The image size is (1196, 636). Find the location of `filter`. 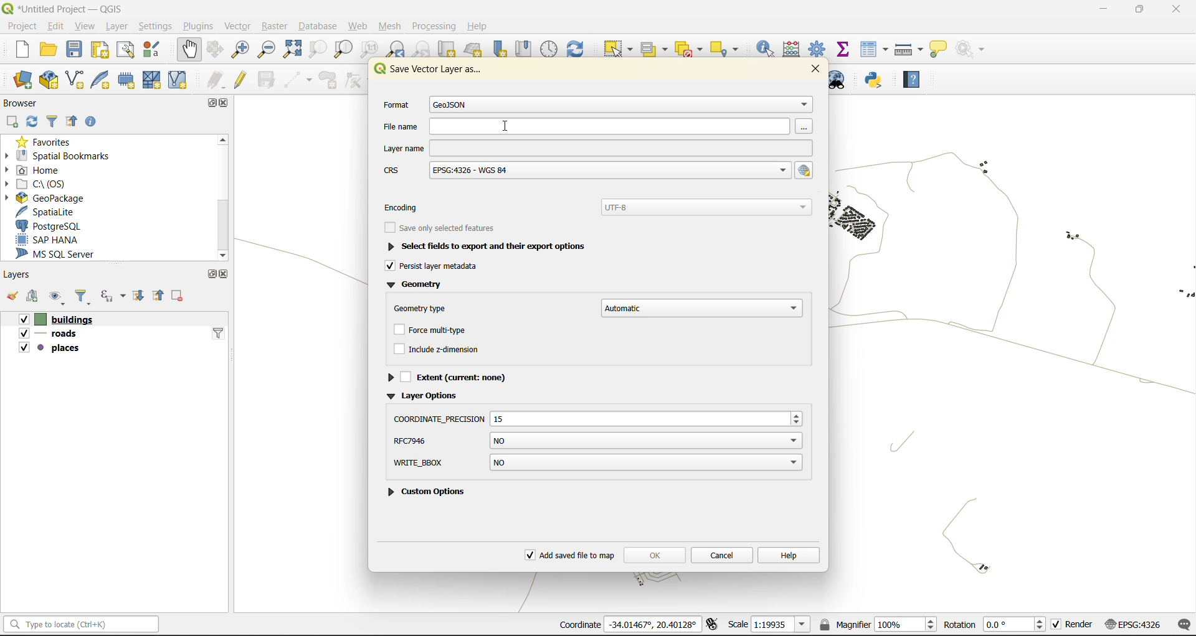

filter is located at coordinates (85, 297).